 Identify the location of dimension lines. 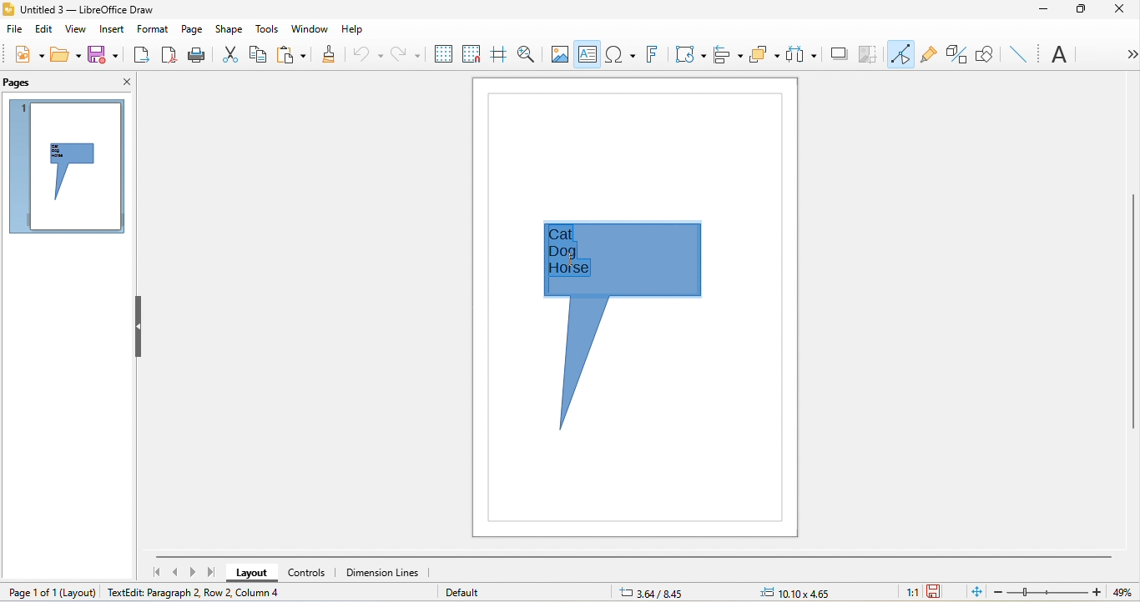
(386, 573).